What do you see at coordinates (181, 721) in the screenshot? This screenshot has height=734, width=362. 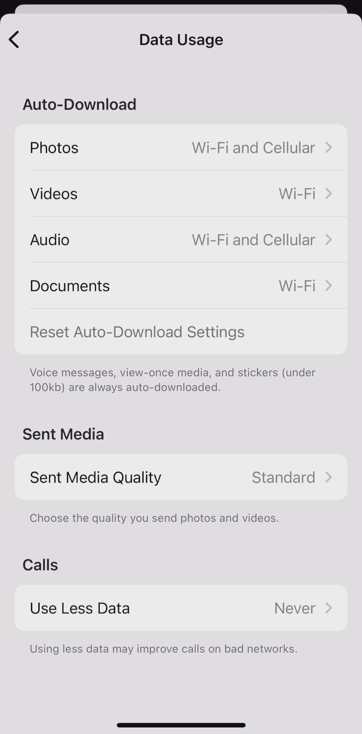 I see `pull down ` at bounding box center [181, 721].